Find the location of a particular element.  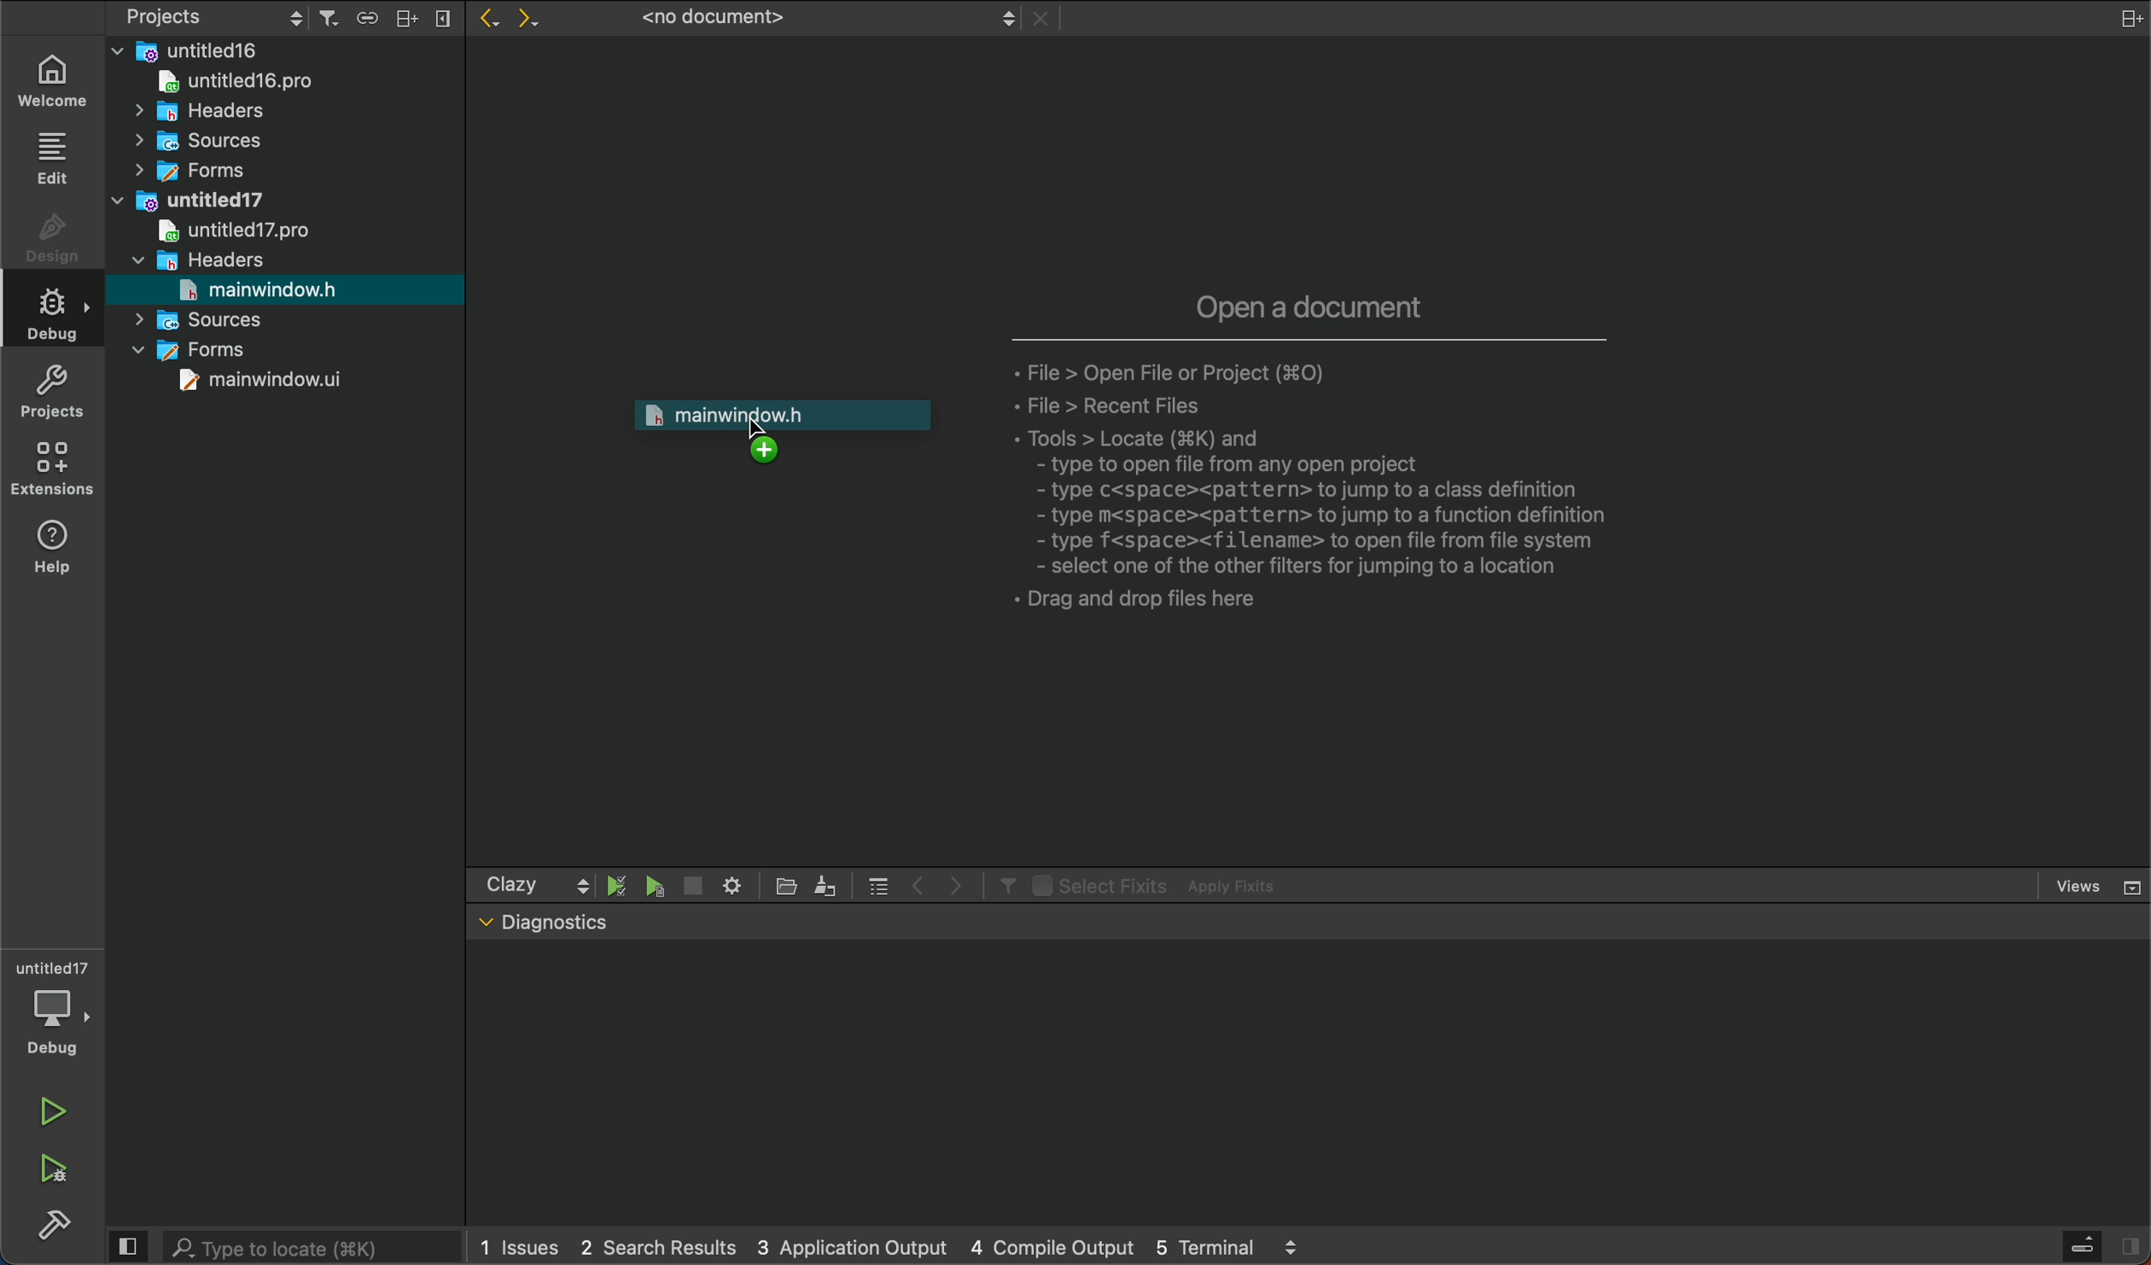

Forms is located at coordinates (185, 170).